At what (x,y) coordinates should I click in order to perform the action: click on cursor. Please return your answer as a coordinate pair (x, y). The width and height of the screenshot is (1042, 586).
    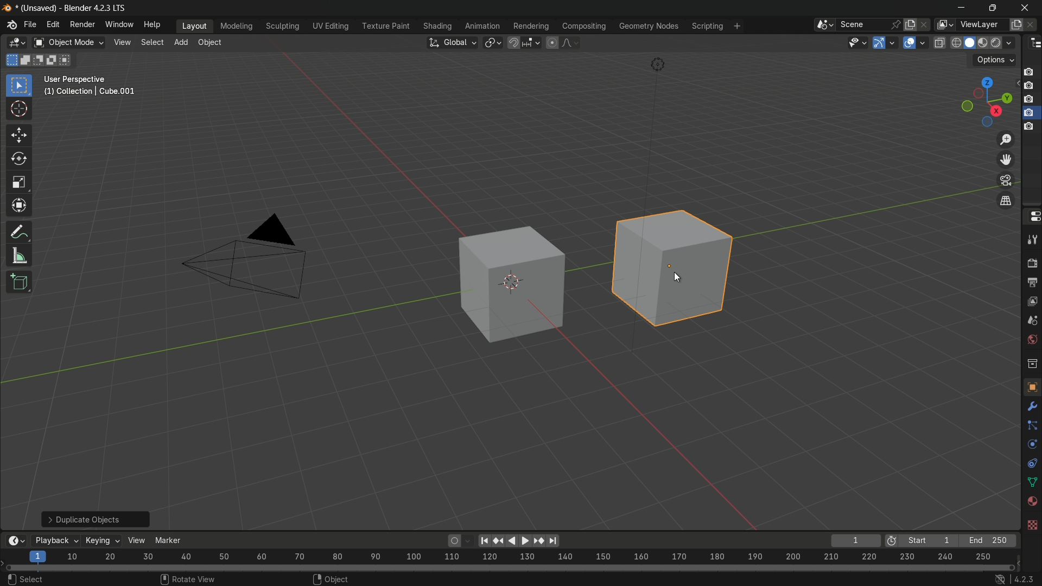
    Looking at the image, I should click on (20, 110).